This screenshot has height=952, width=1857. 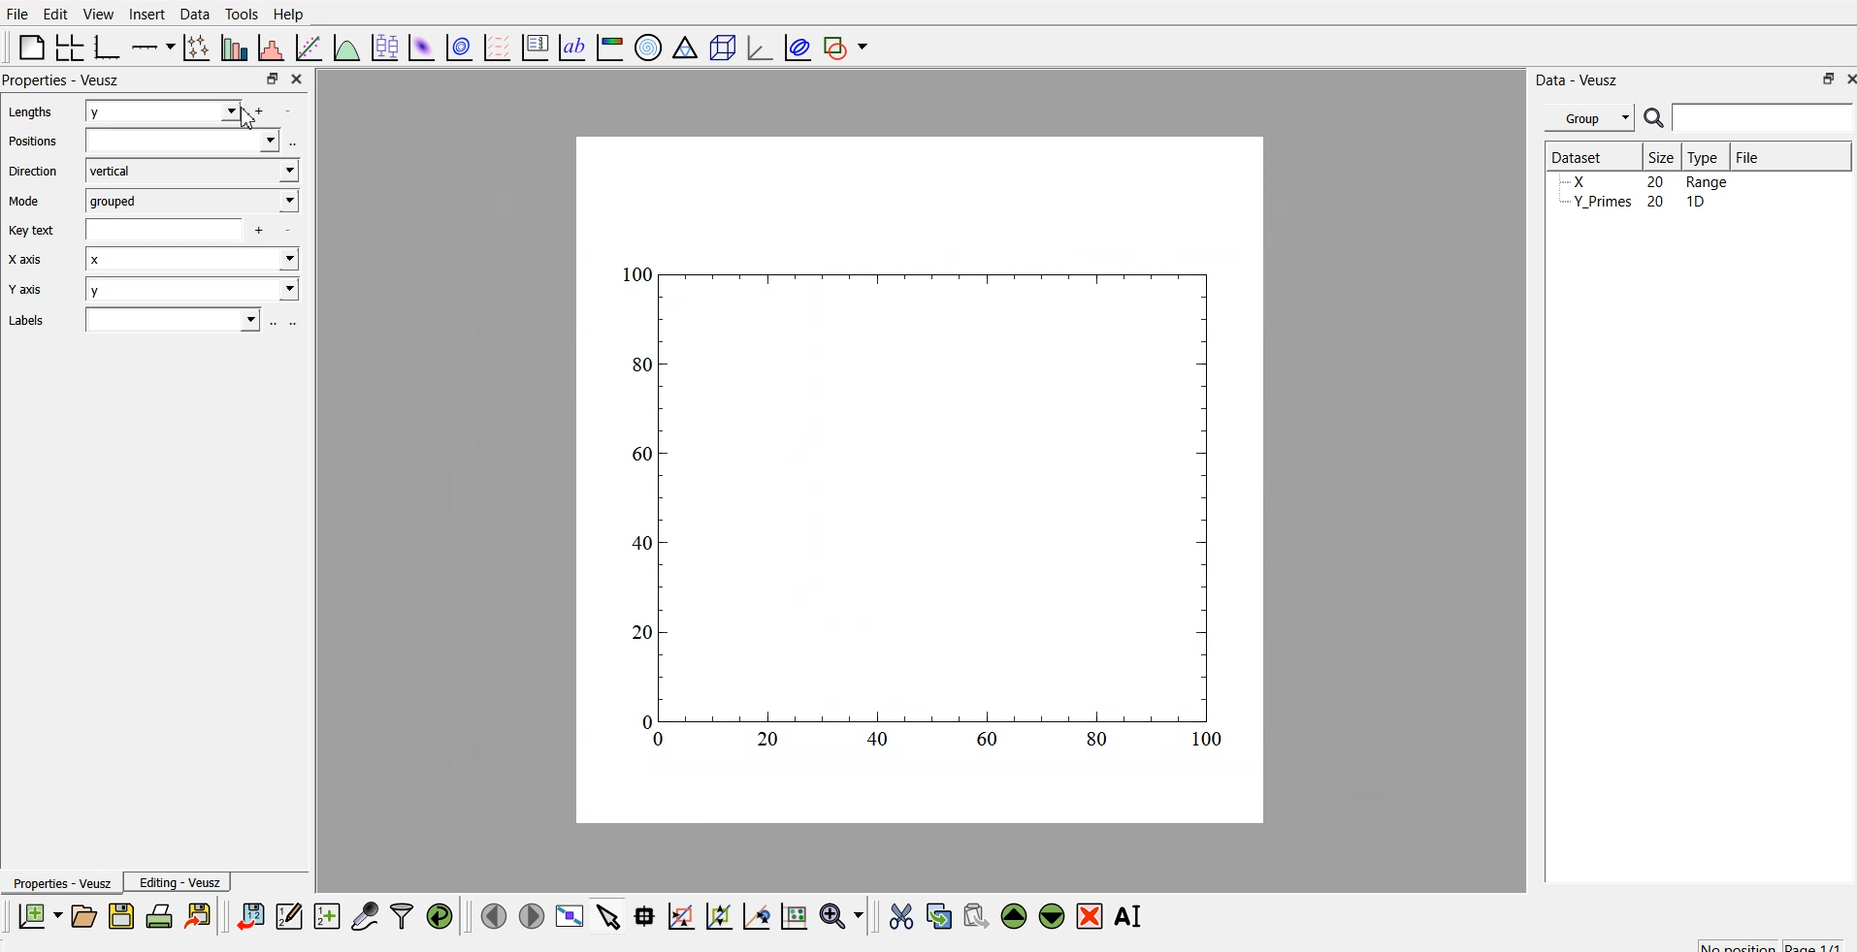 I want to click on create a new dataset, so click(x=327, y=918).